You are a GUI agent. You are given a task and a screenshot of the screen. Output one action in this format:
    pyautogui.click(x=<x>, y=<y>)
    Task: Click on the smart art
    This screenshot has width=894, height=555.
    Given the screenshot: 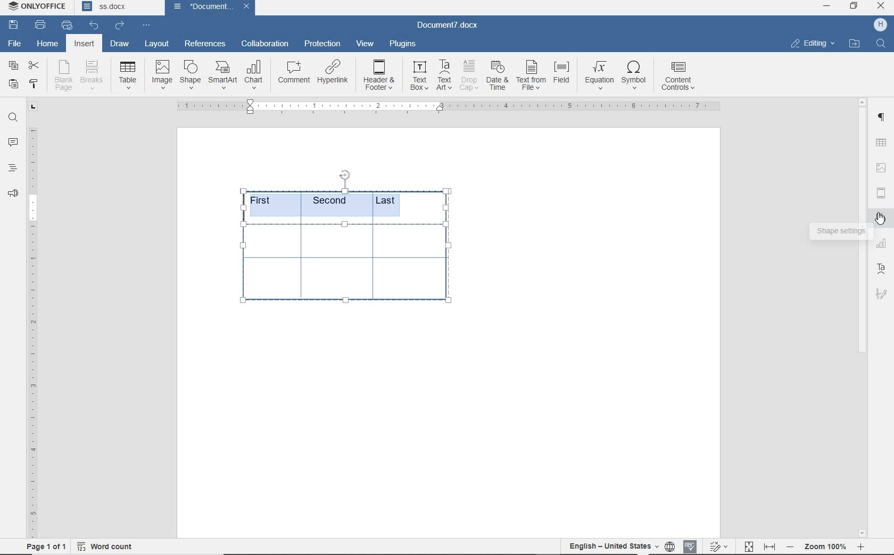 What is the action you would take?
    pyautogui.click(x=222, y=76)
    